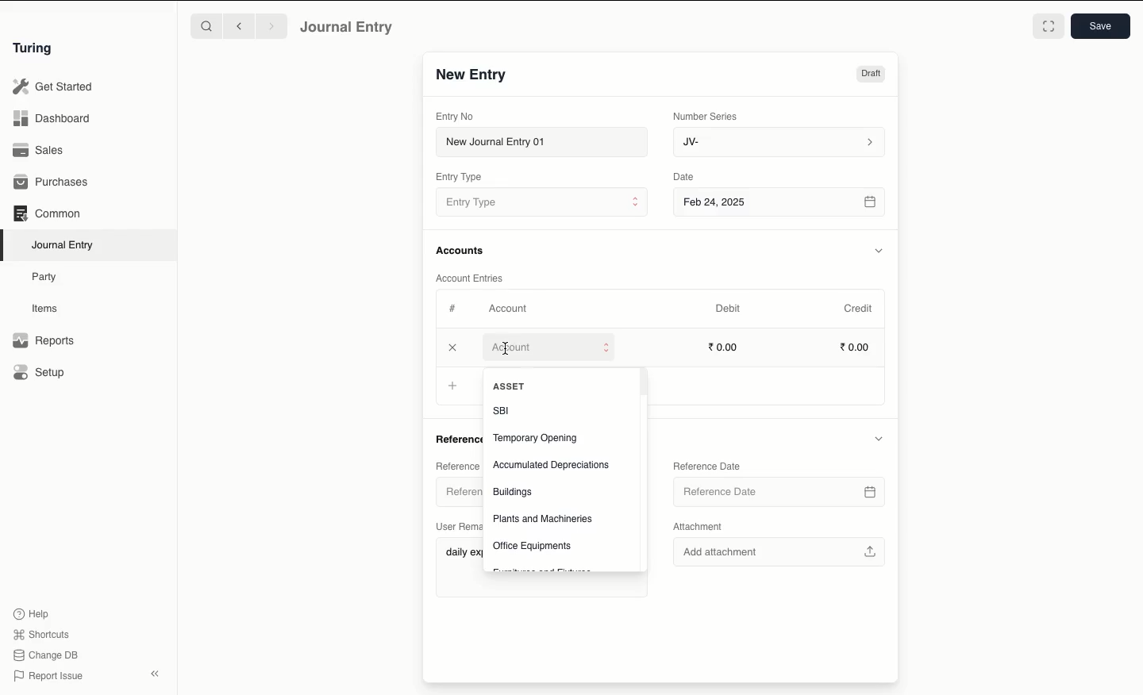  What do you see at coordinates (48, 278) in the screenshot?
I see `Party` at bounding box center [48, 278].